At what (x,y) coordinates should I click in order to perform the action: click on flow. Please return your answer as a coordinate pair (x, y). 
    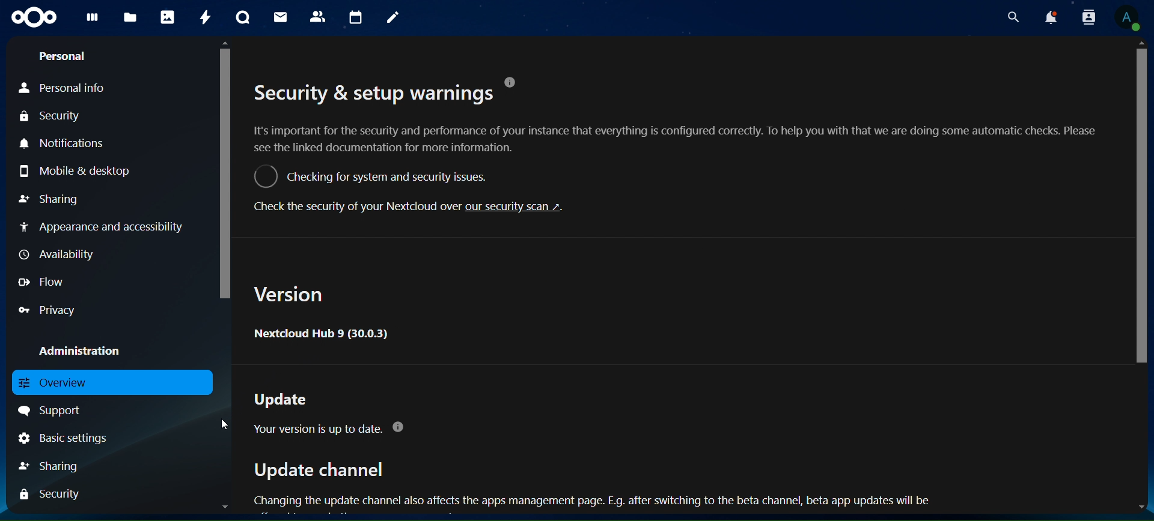
    Looking at the image, I should click on (42, 280).